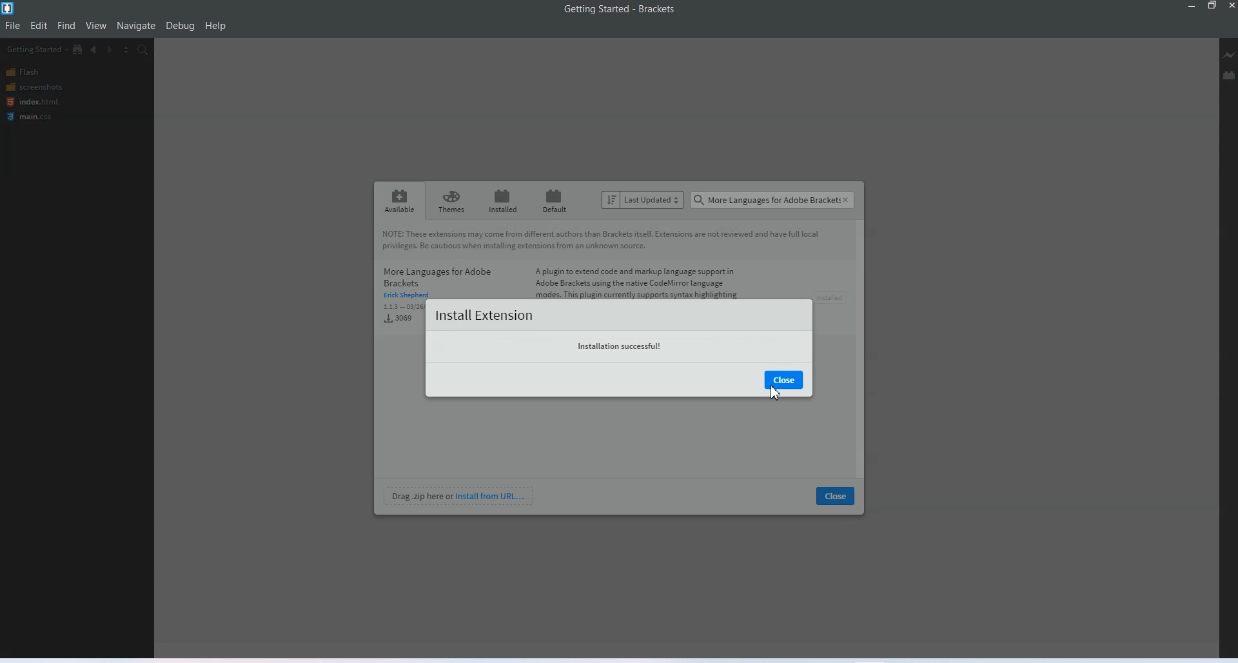 This screenshot has width=1238, height=663. What do you see at coordinates (110, 50) in the screenshot?
I see `Navigate Forwards` at bounding box center [110, 50].